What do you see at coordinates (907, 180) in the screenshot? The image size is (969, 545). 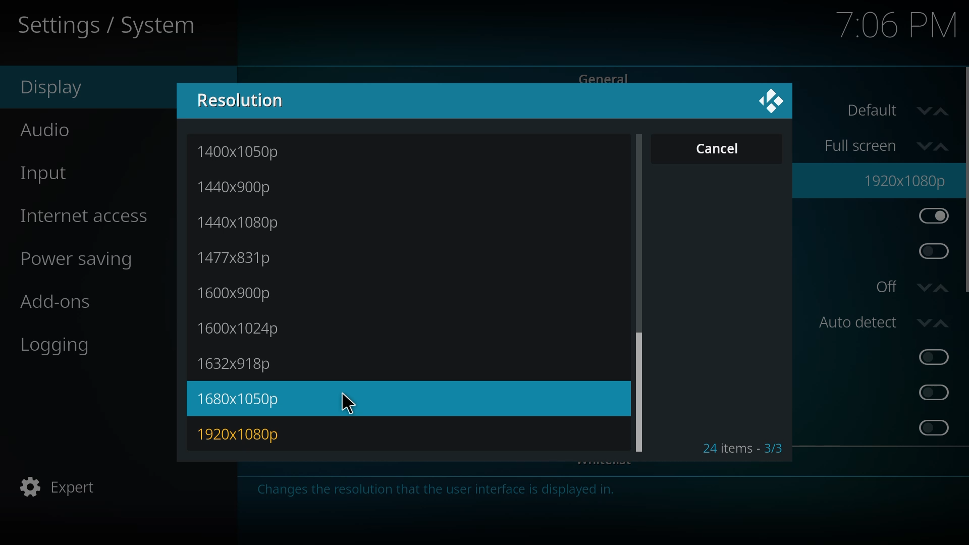 I see `1920*1080p` at bounding box center [907, 180].